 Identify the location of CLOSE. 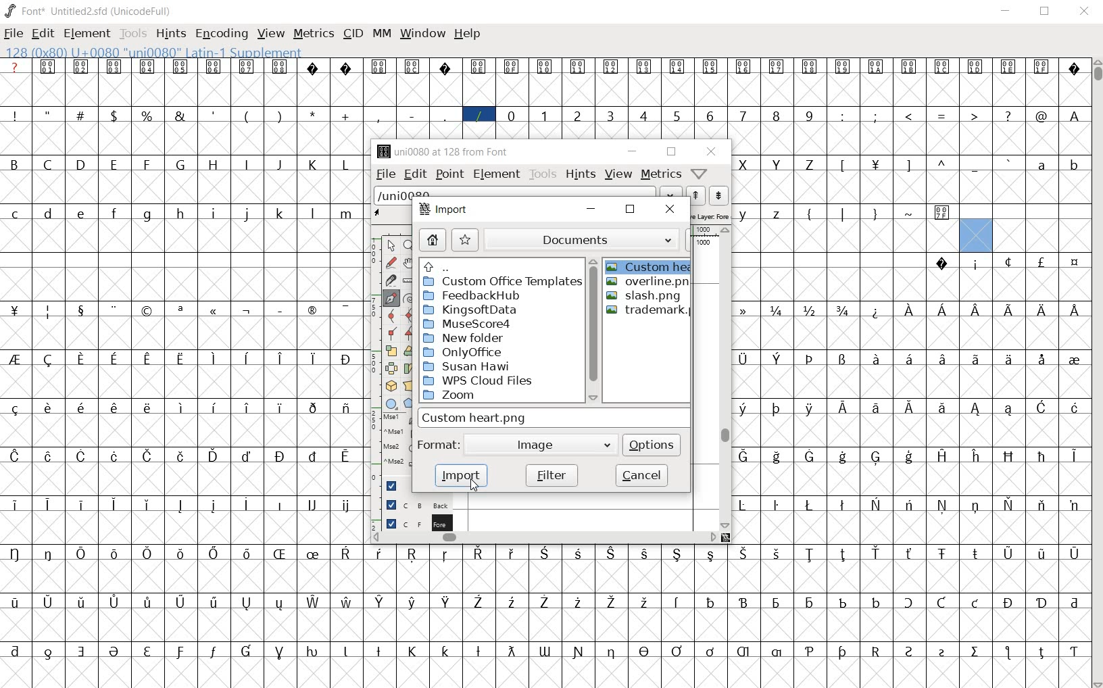
(1084, 12).